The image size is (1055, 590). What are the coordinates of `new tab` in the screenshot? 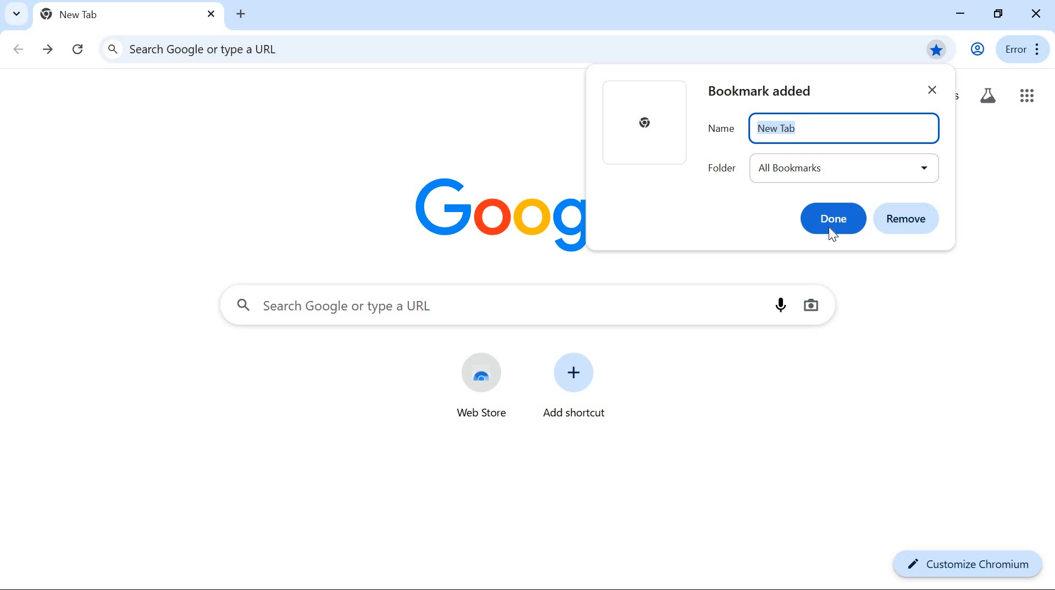 It's located at (240, 14).